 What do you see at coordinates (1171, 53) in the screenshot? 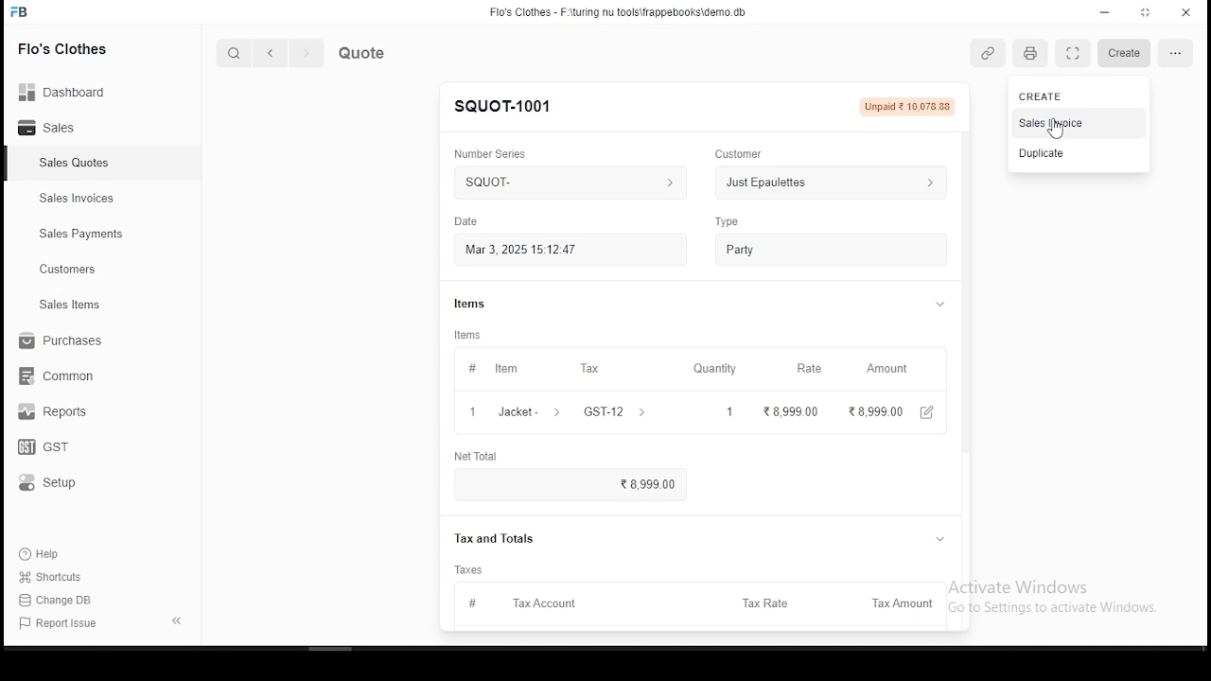
I see `setting` at bounding box center [1171, 53].